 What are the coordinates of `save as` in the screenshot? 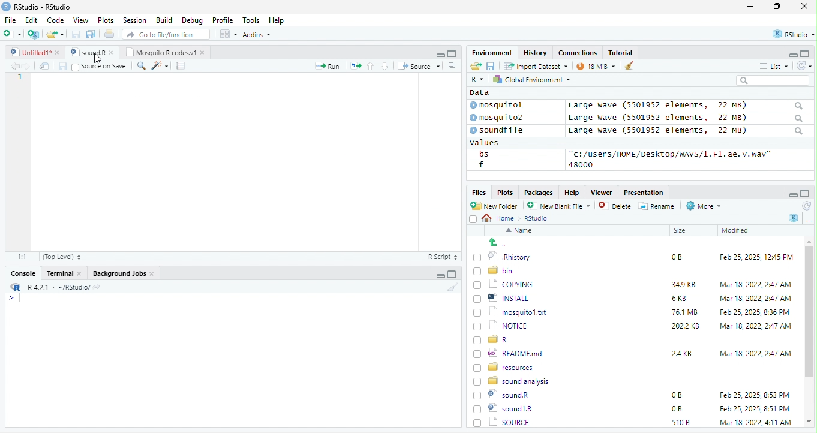 It's located at (92, 35).